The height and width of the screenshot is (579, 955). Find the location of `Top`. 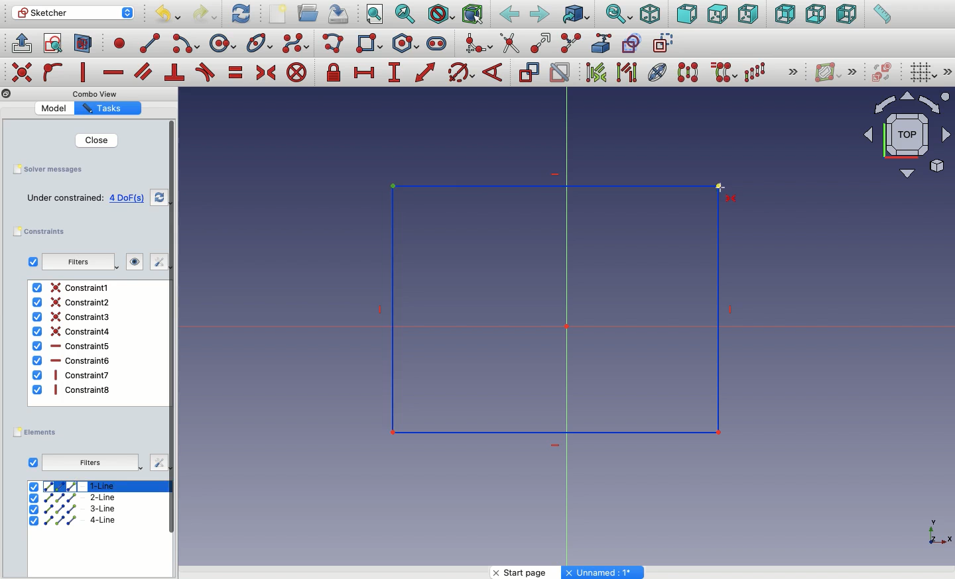

Top is located at coordinates (717, 15).